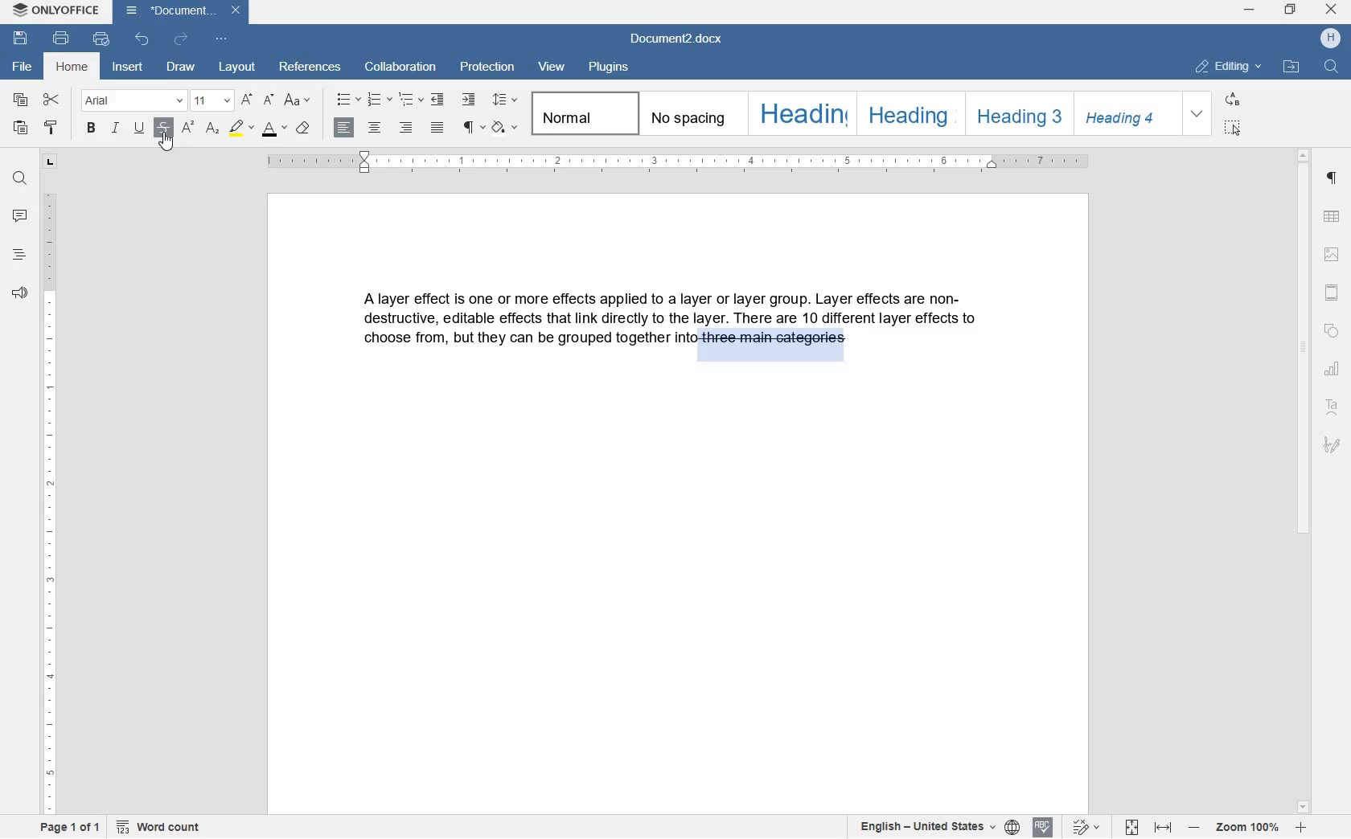 The height and width of the screenshot is (839, 1351). What do you see at coordinates (141, 128) in the screenshot?
I see `underline` at bounding box center [141, 128].